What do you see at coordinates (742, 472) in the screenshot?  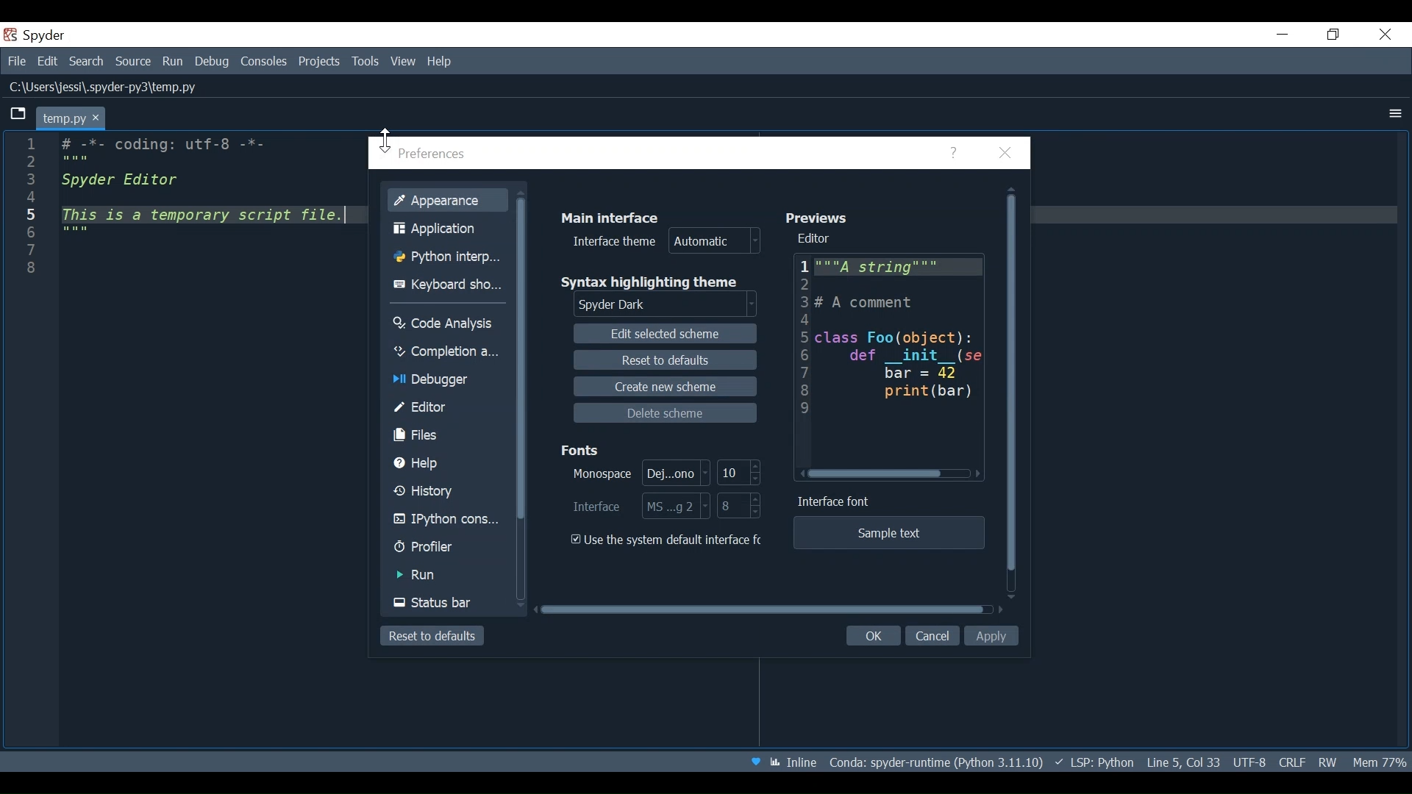 I see `Adjust Monospace Font Size` at bounding box center [742, 472].